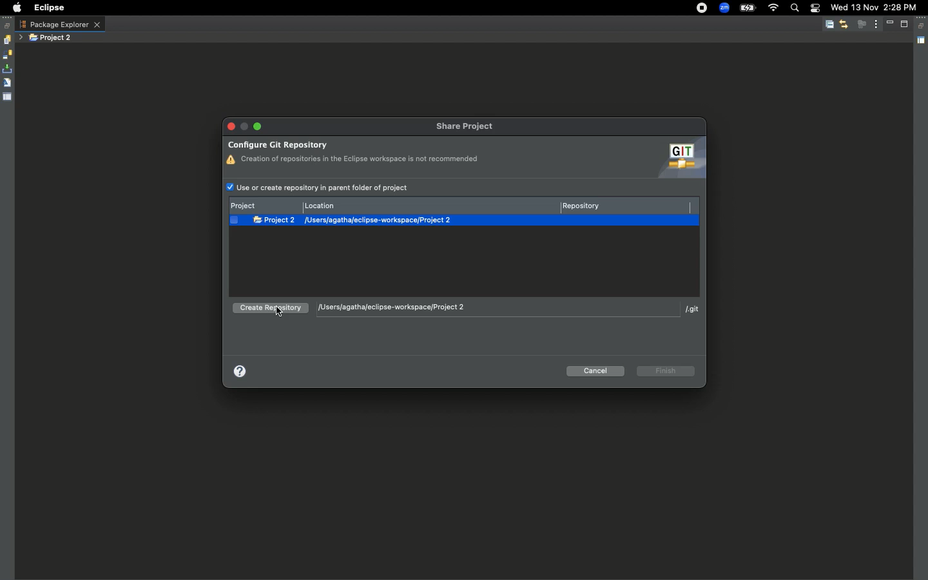 This screenshot has height=580, width=928. Describe the element at coordinates (667, 371) in the screenshot. I see `Finish` at that location.